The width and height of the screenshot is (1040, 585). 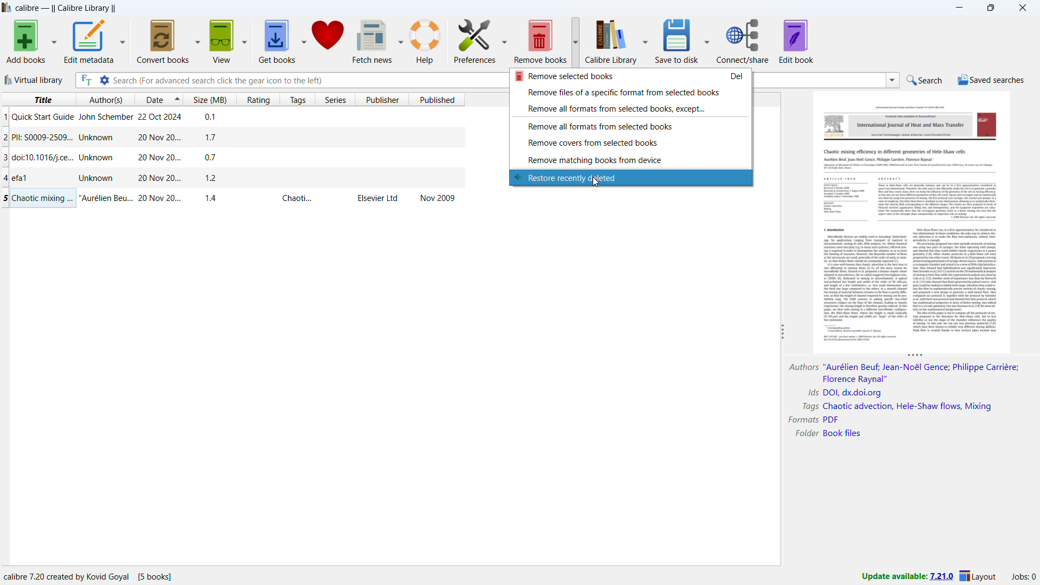 What do you see at coordinates (979, 576) in the screenshot?
I see `layout` at bounding box center [979, 576].